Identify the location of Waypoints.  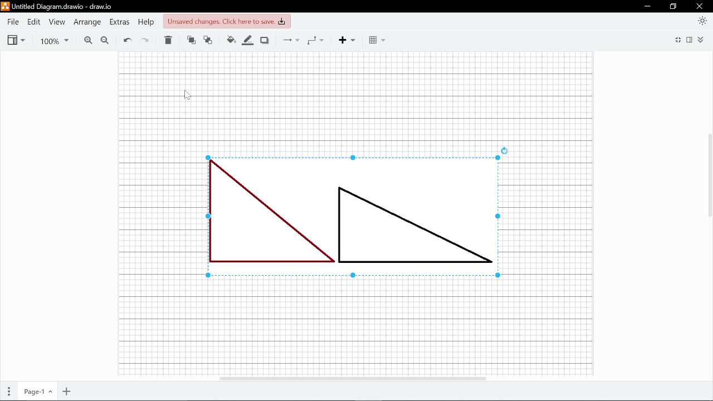
(315, 41).